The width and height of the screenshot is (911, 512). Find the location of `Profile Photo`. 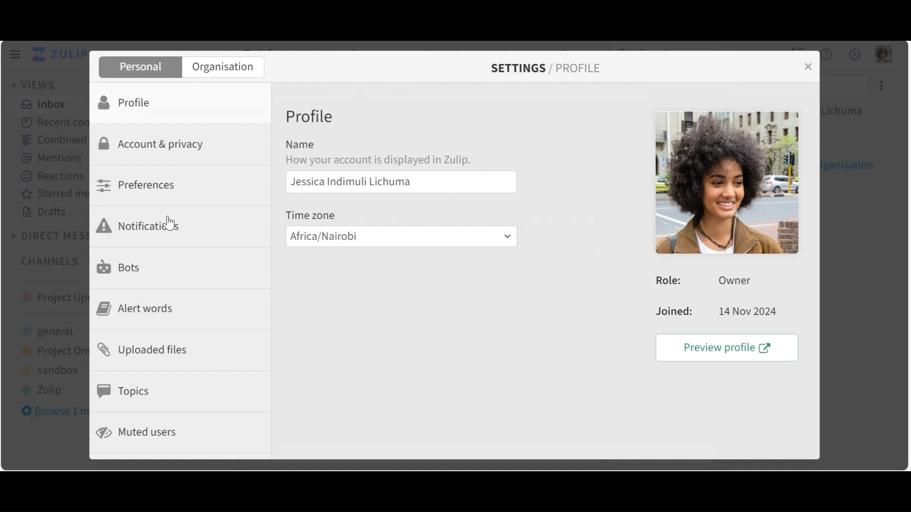

Profile Photo is located at coordinates (725, 182).